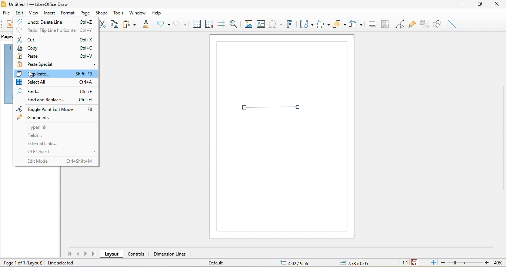 This screenshot has width=506, height=267. What do you see at coordinates (403, 263) in the screenshot?
I see `1:1` at bounding box center [403, 263].